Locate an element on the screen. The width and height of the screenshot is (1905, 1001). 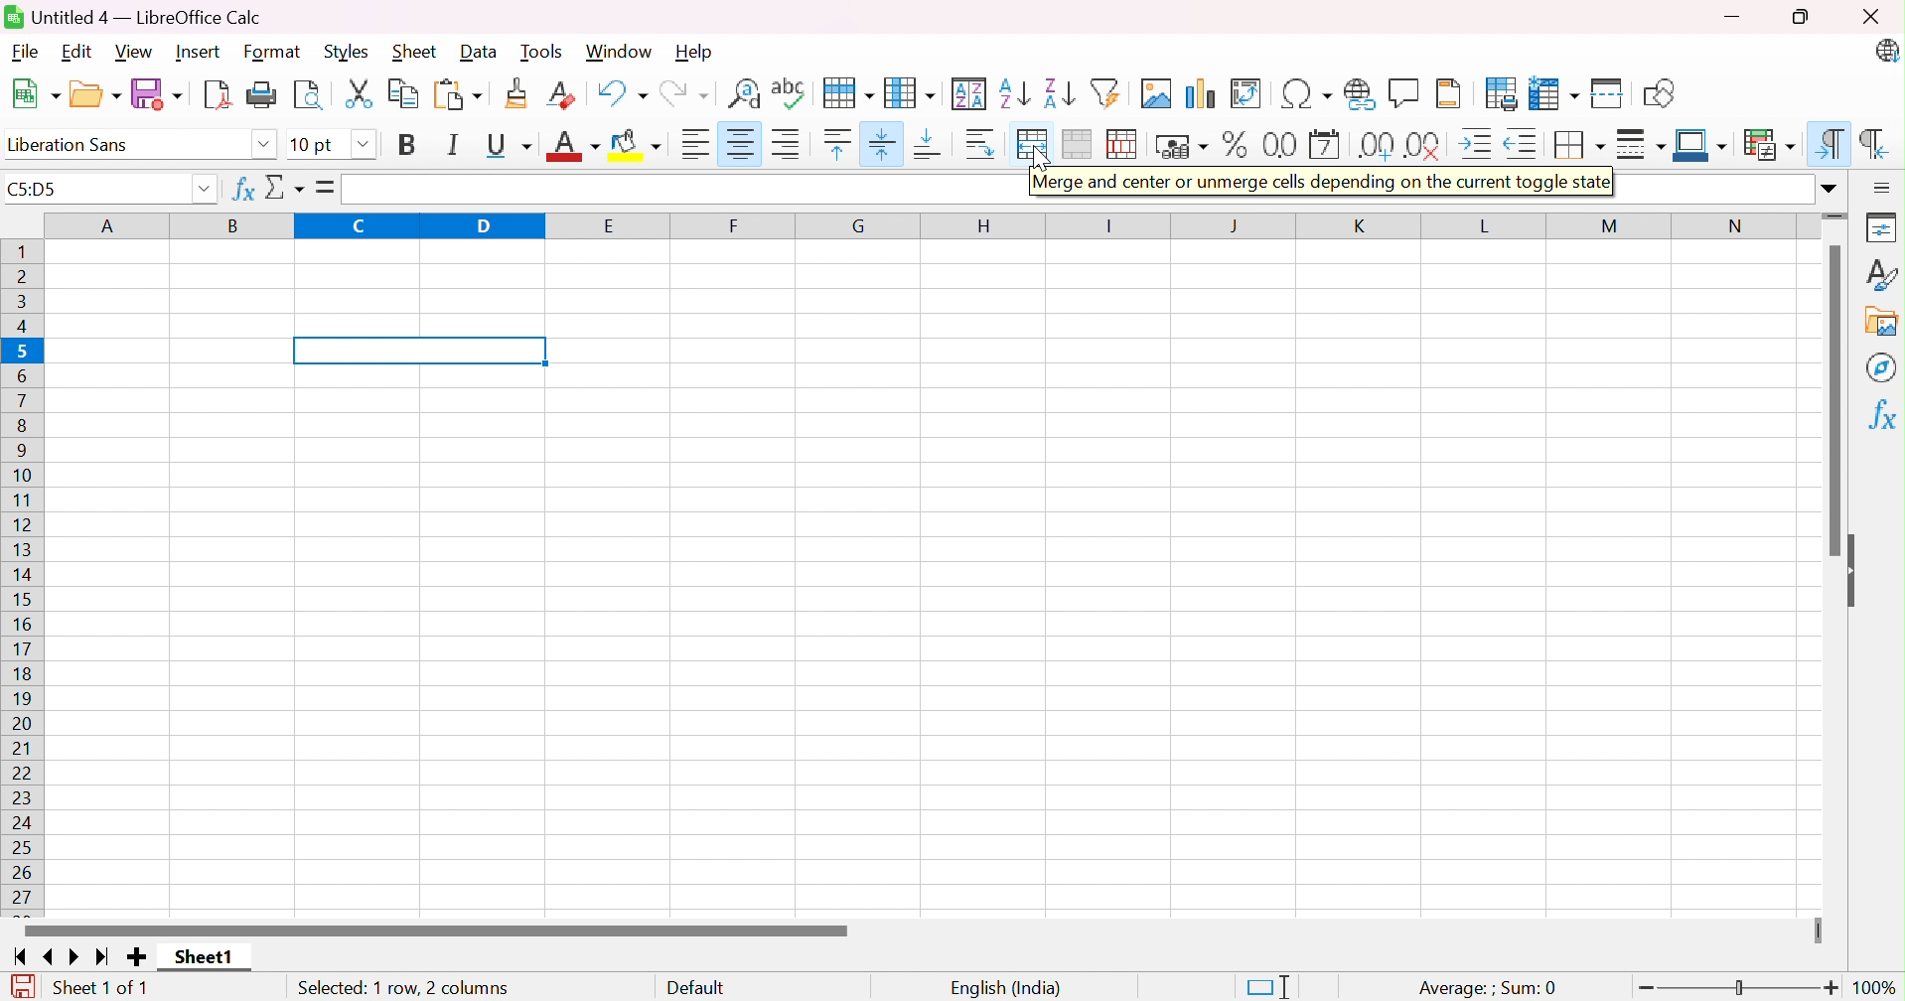
Format as Number is located at coordinates (1279, 144).